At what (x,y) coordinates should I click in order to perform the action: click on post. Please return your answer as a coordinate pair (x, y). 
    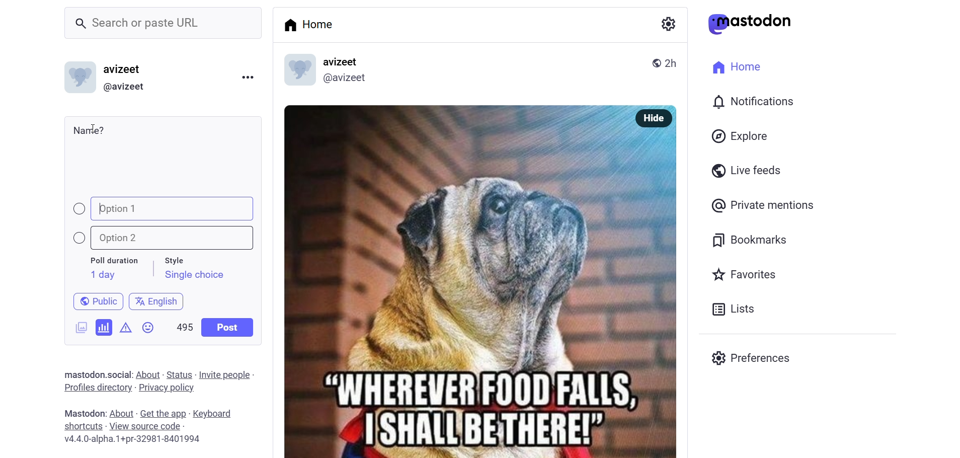
    Looking at the image, I should click on (228, 327).